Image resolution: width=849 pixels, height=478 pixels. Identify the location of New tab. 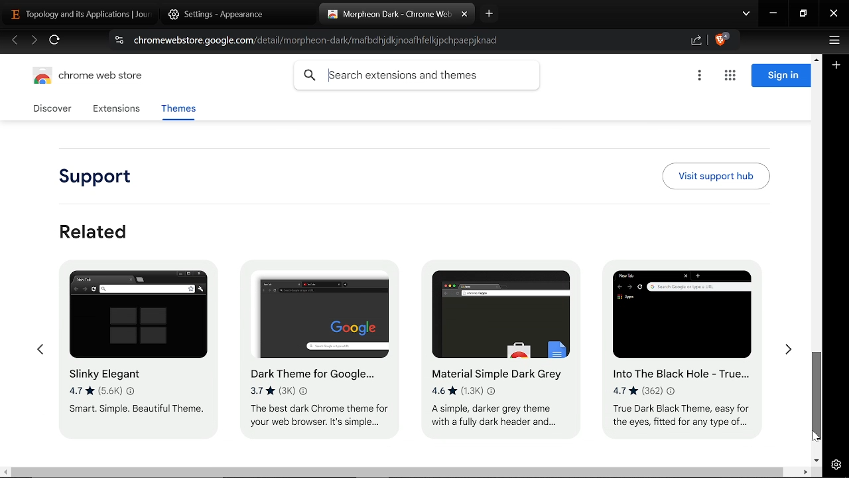
(490, 13).